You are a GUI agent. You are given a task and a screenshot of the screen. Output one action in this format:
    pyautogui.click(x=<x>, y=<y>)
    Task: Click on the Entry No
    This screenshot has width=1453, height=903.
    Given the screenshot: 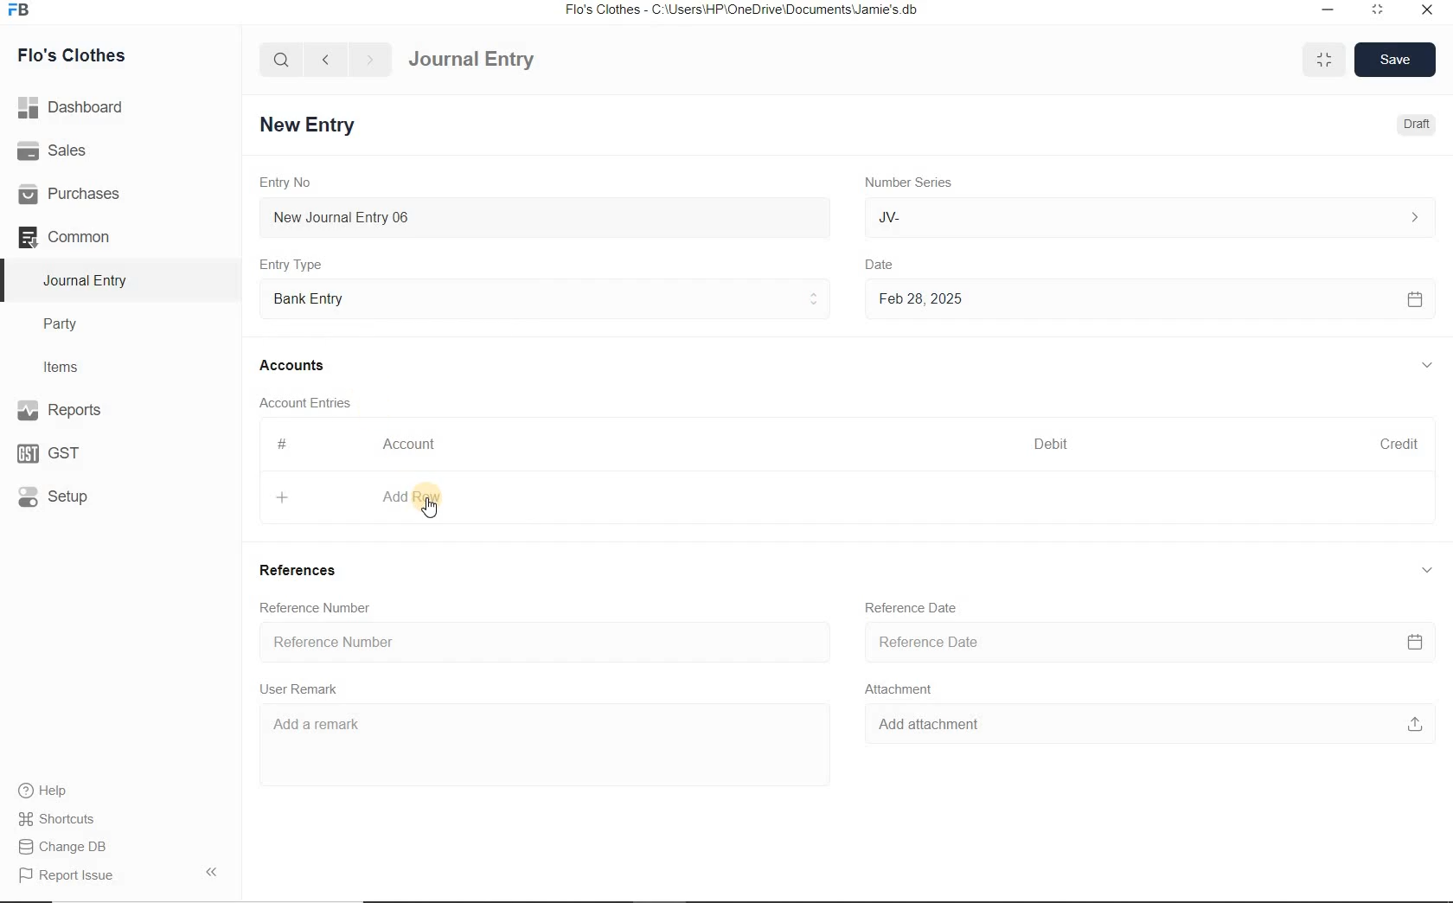 What is the action you would take?
    pyautogui.click(x=288, y=183)
    